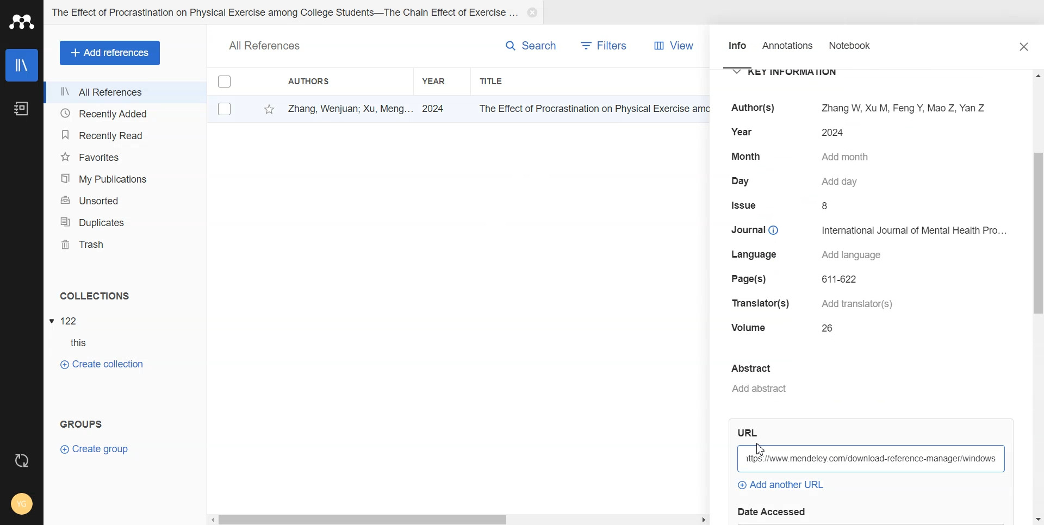  Describe the element at coordinates (458, 520) in the screenshot. I see `Horizontal scroll bar` at that location.